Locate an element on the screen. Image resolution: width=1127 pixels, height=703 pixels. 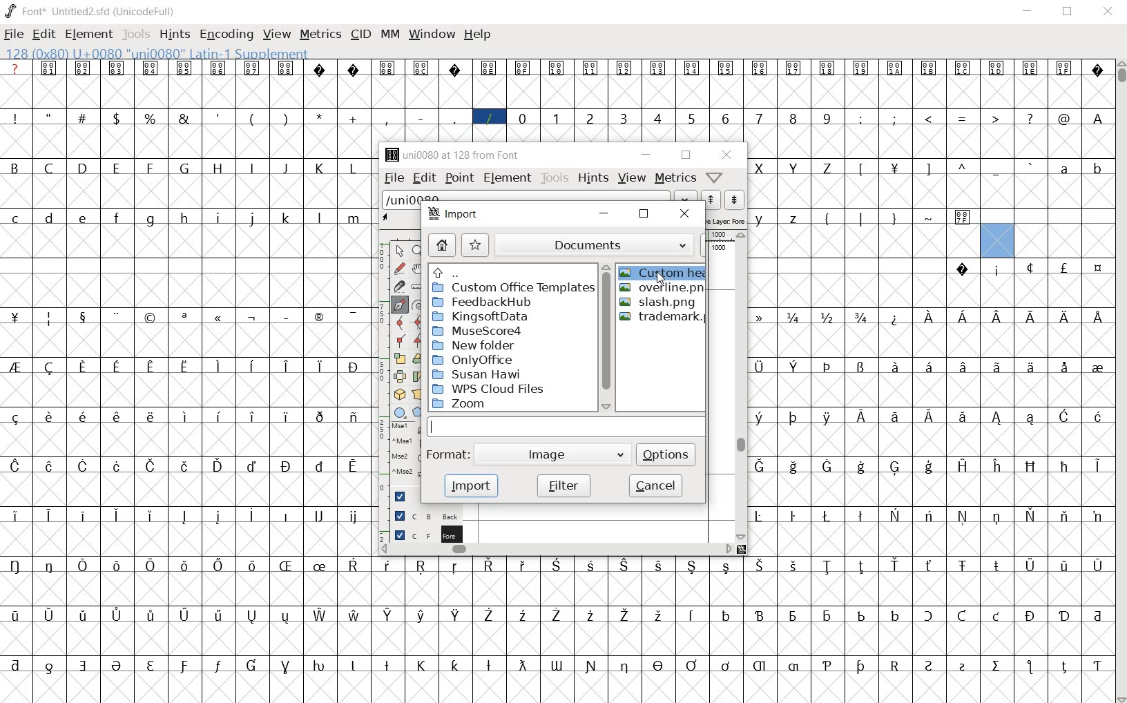
glyph is located at coordinates (355, 517).